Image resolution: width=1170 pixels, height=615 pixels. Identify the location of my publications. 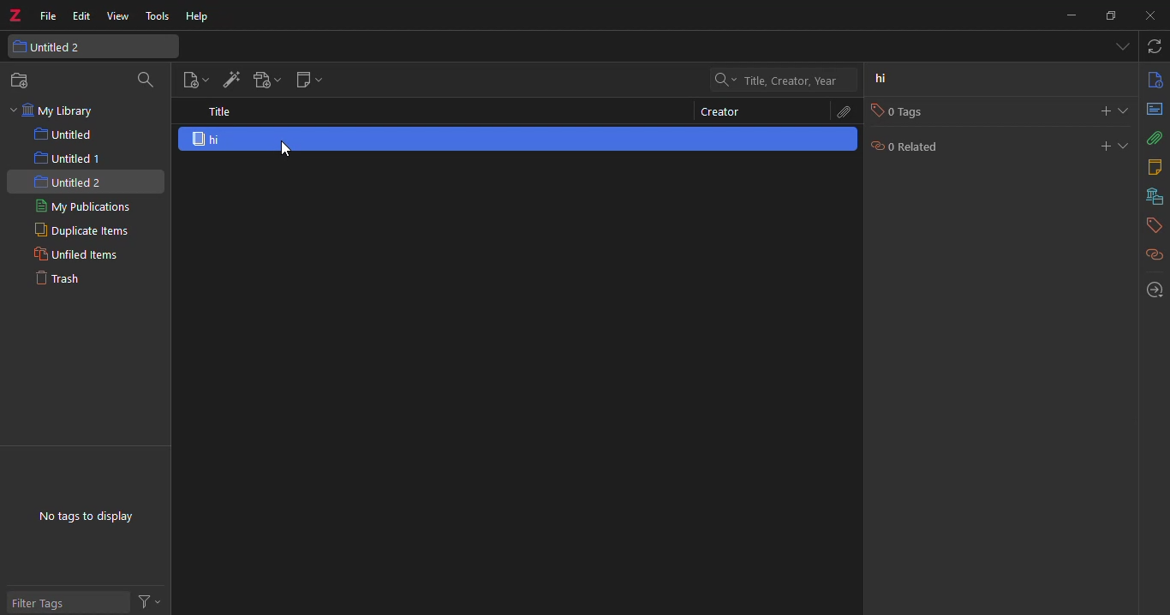
(81, 206).